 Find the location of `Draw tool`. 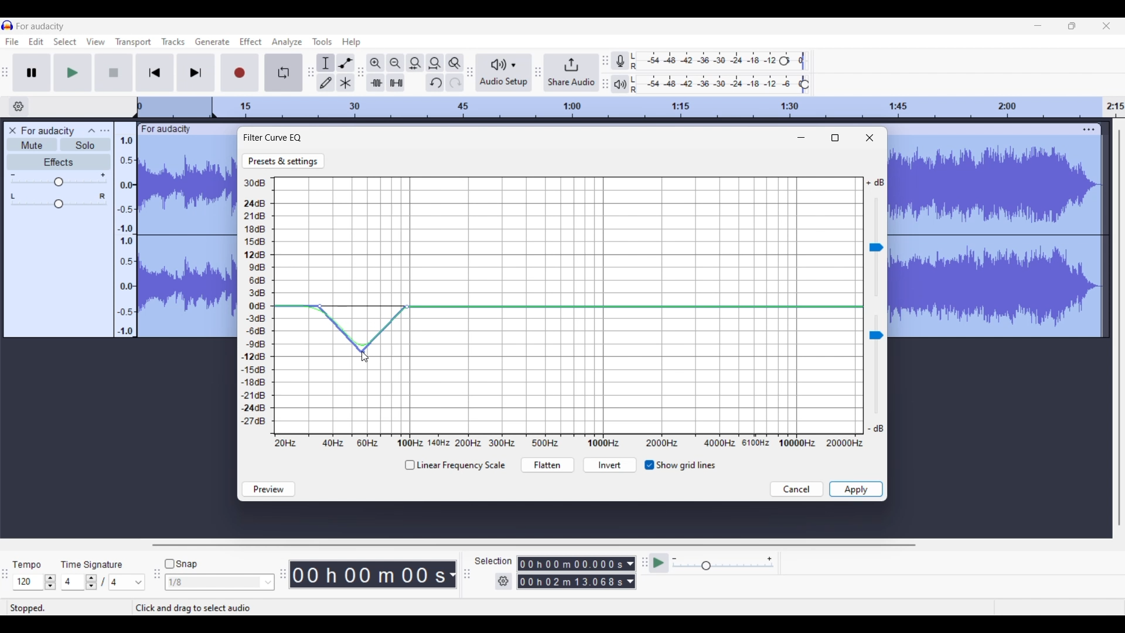

Draw tool is located at coordinates (326, 83).